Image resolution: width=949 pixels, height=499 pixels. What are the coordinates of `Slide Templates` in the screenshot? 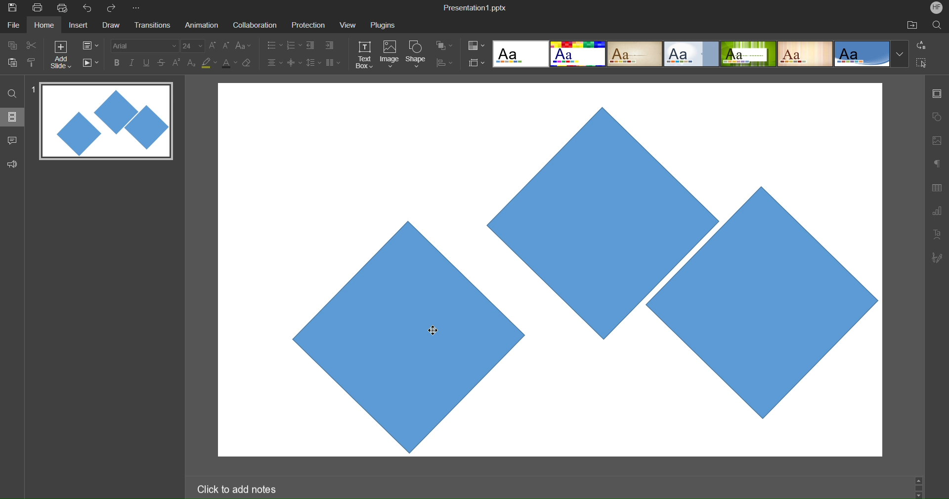 It's located at (701, 53).